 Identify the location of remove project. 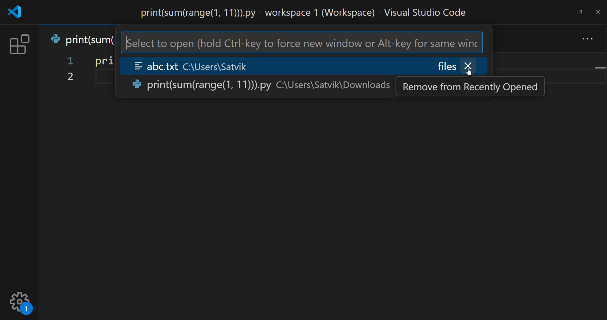
(470, 66).